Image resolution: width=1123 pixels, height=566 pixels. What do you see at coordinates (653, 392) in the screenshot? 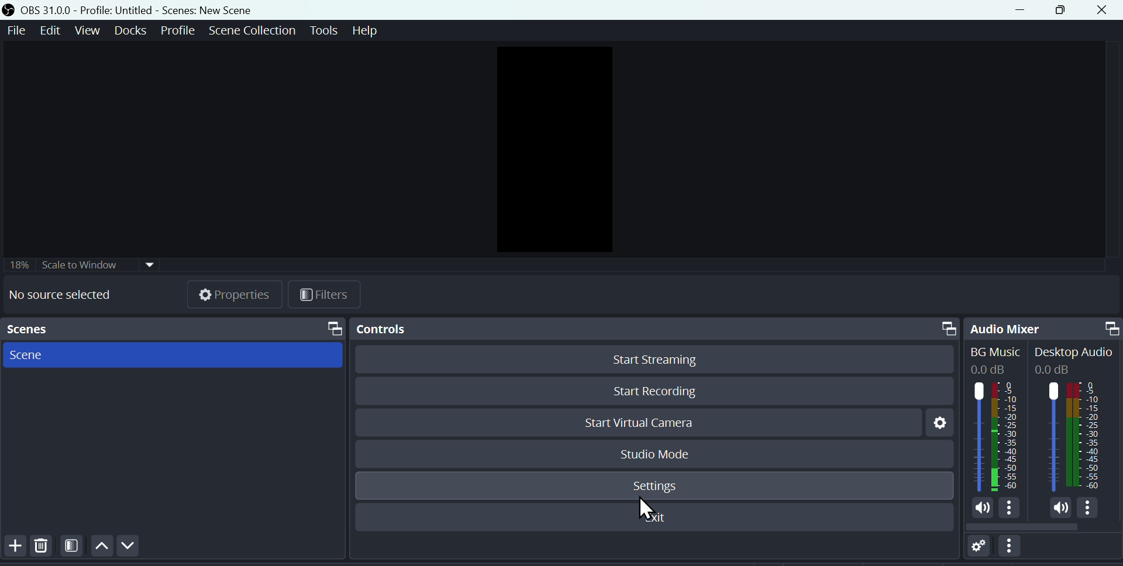
I see `Start recording` at bounding box center [653, 392].